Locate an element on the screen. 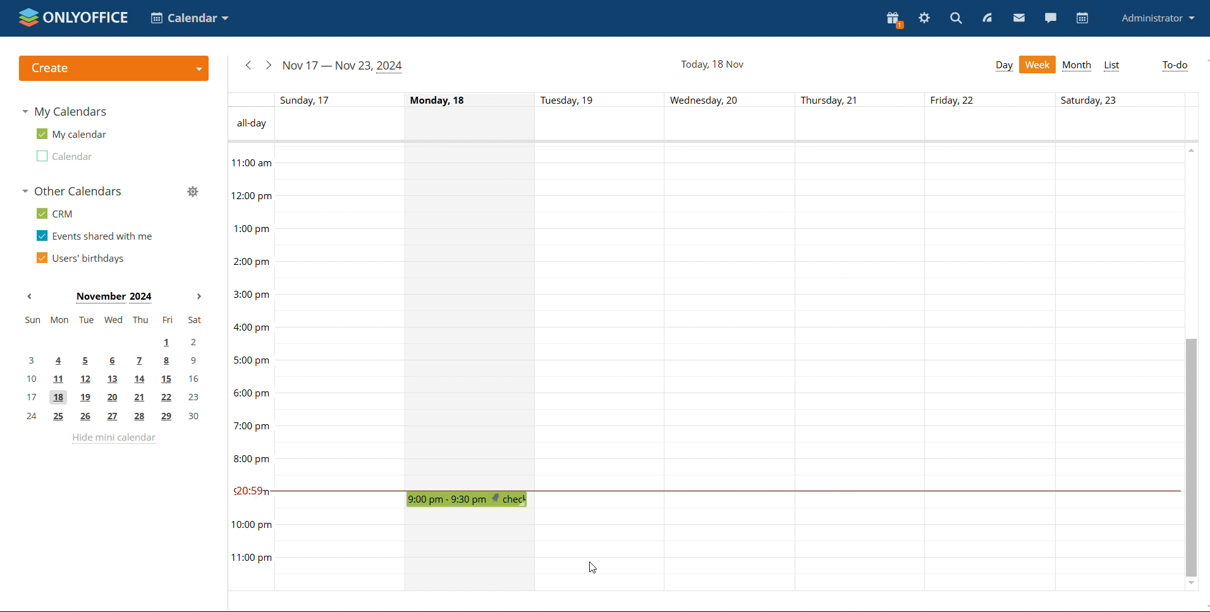 This screenshot has width=1210, height=612. current week is located at coordinates (345, 66).